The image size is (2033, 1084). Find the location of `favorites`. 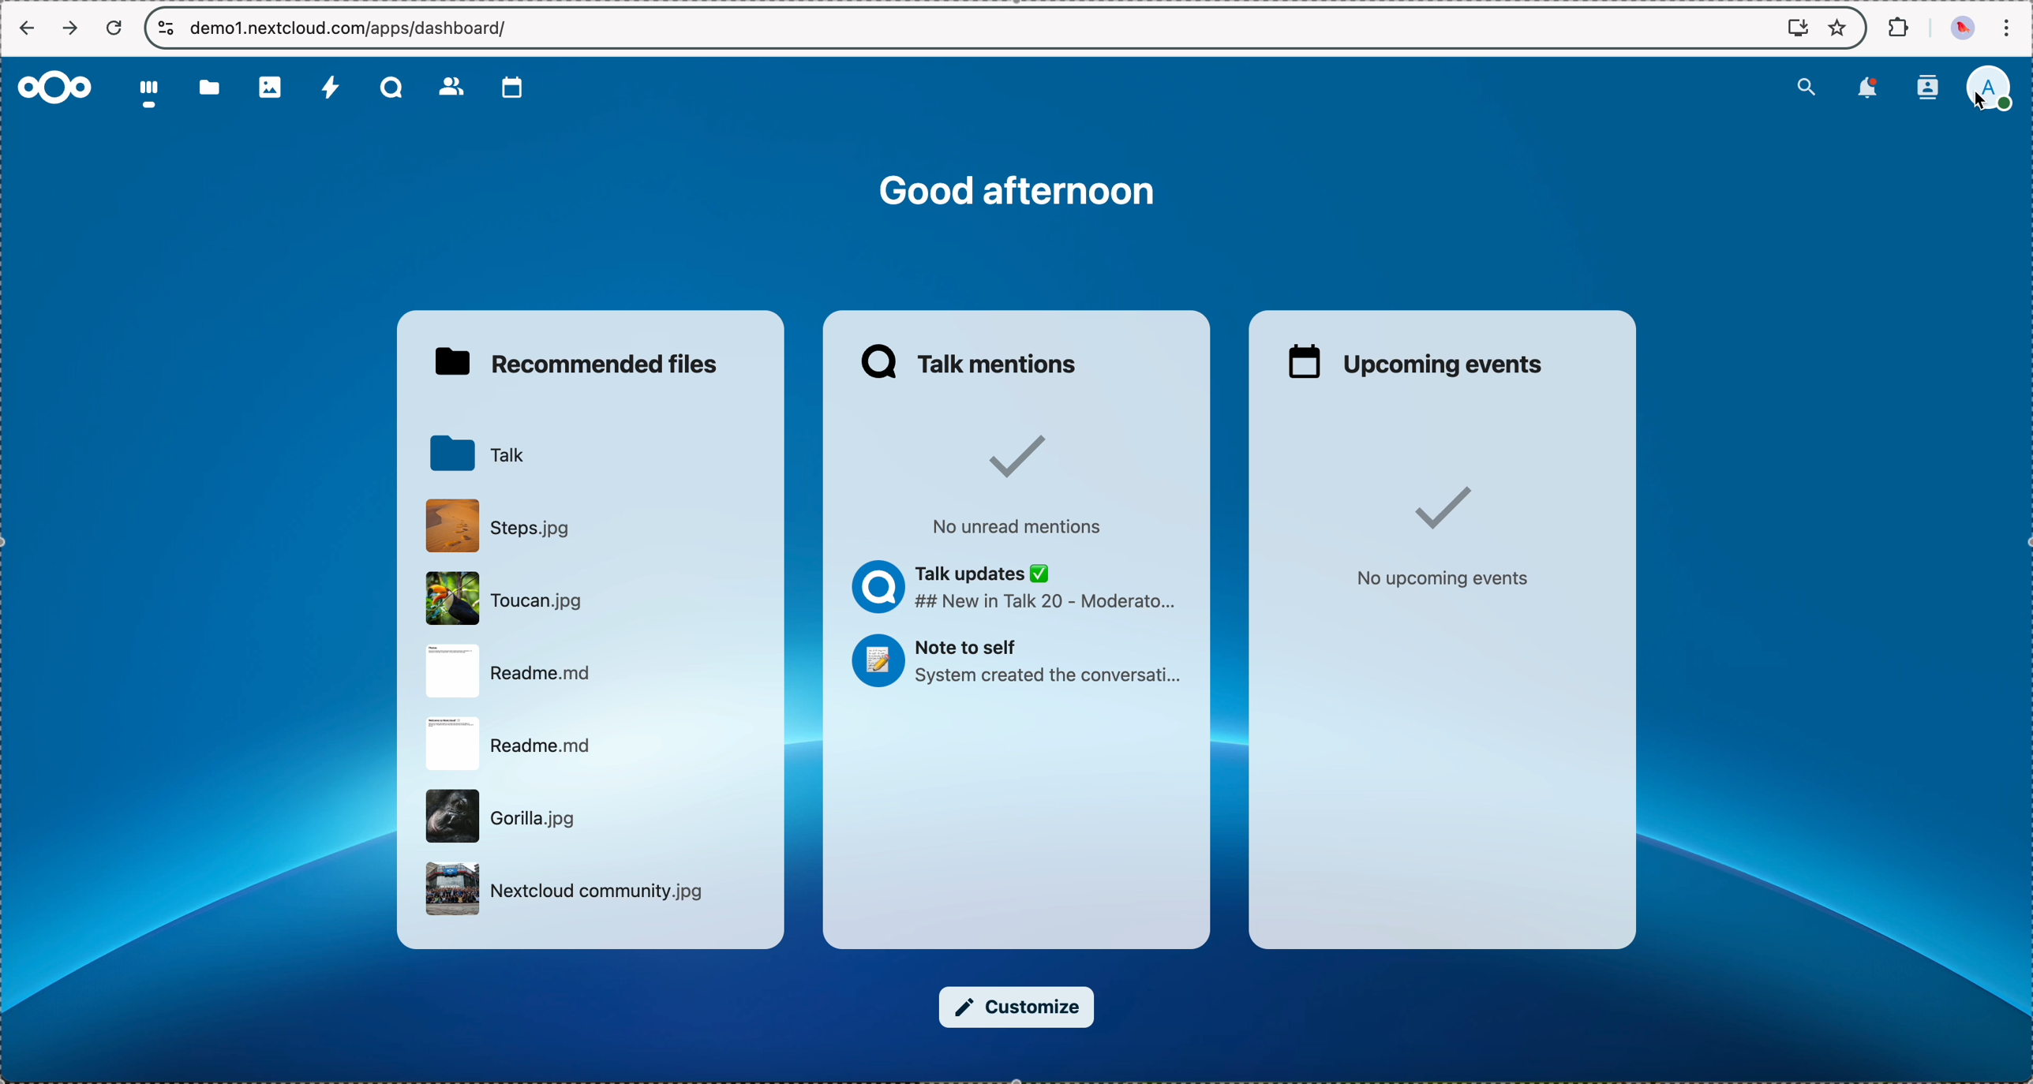

favorites is located at coordinates (1840, 26).